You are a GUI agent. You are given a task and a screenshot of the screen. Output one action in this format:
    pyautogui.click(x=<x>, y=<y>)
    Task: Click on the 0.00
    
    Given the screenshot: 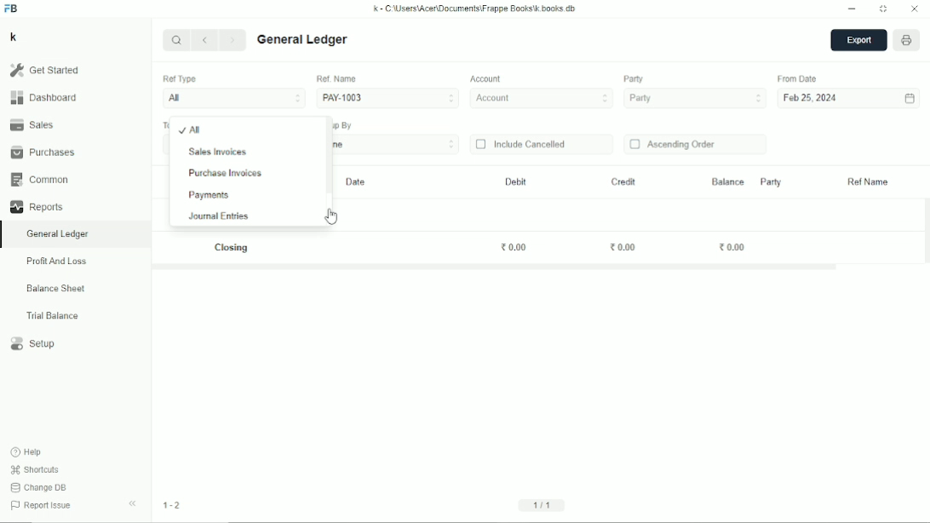 What is the action you would take?
    pyautogui.click(x=515, y=247)
    